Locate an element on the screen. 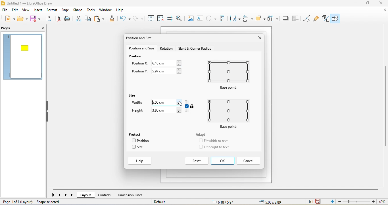 The image size is (388, 205). undo is located at coordinates (124, 18).